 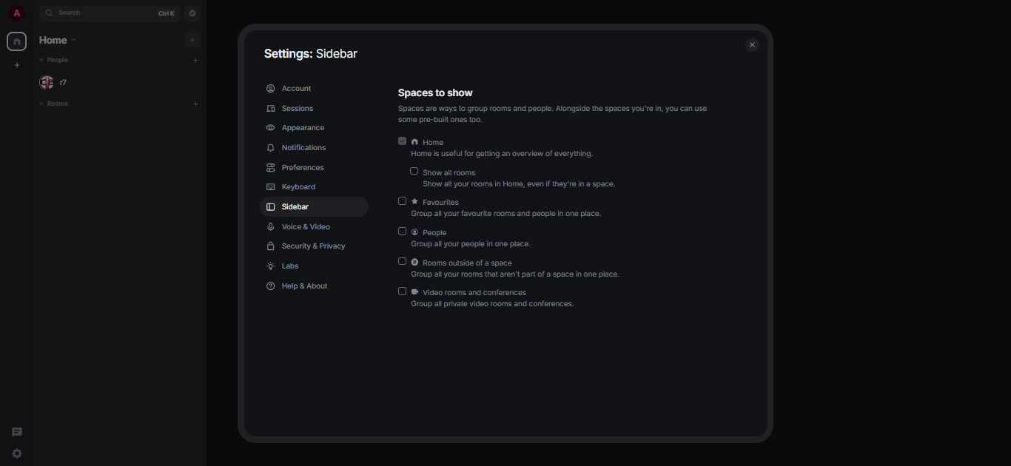 I want to click on Group all your people in one place., so click(x=482, y=246).